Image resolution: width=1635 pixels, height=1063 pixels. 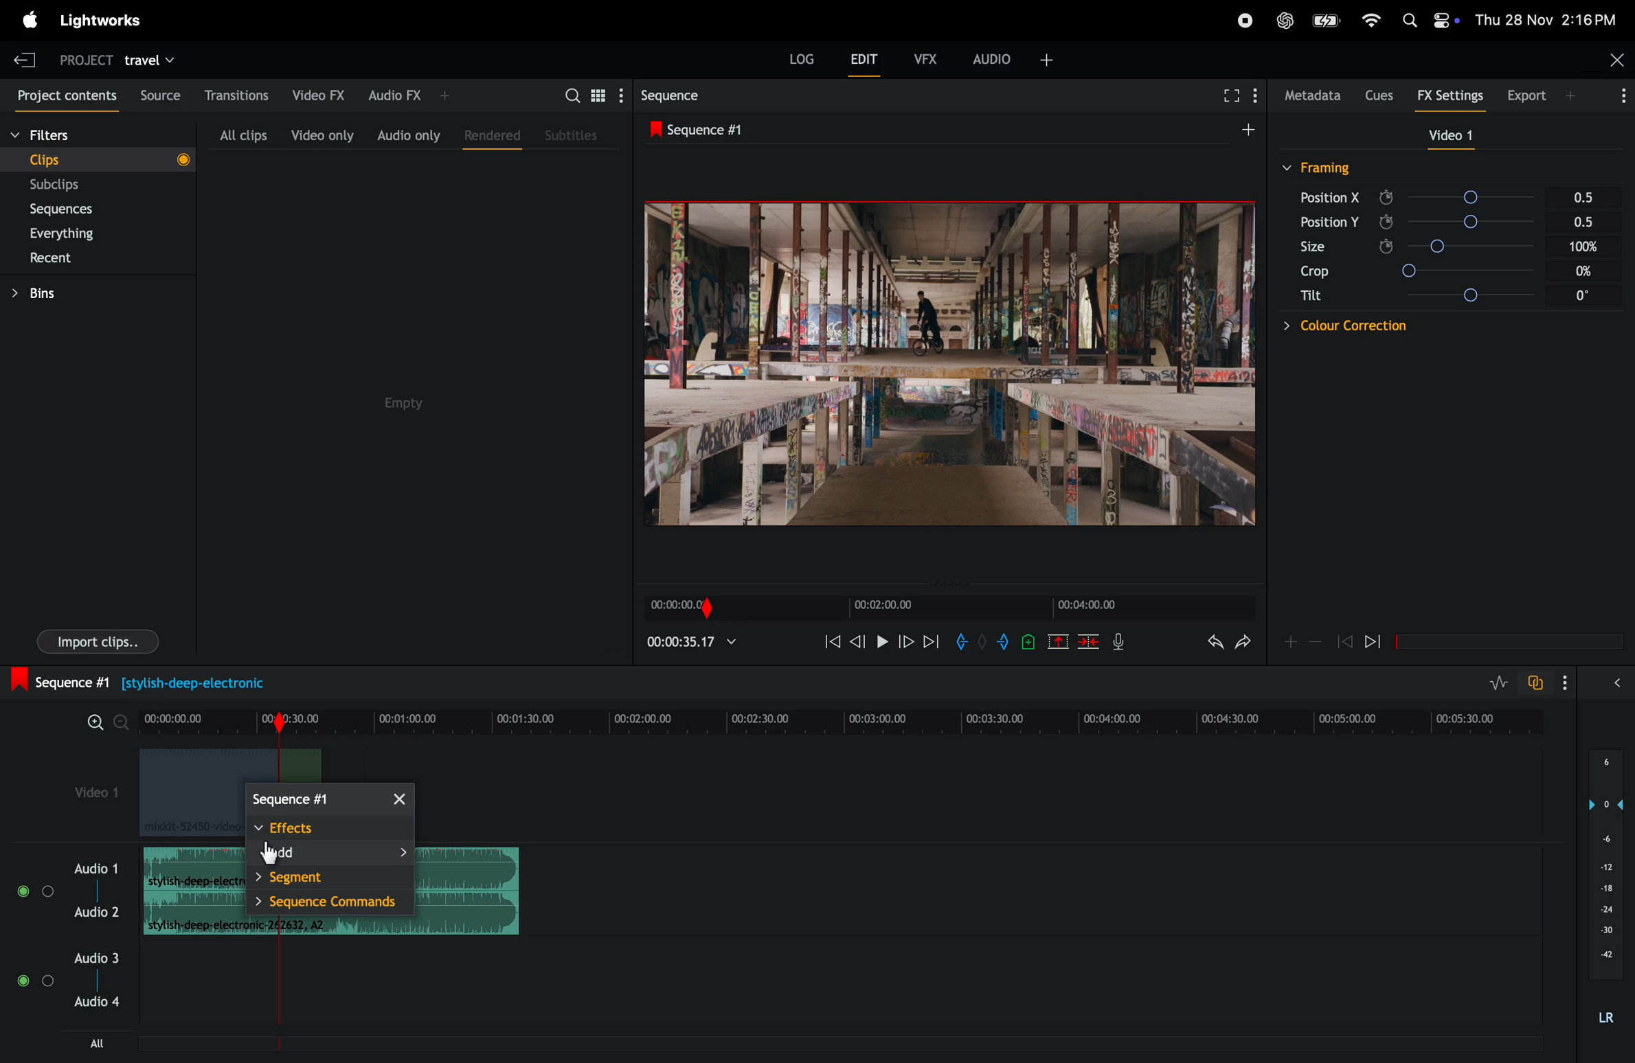 I want to click on date and time, so click(x=1552, y=19).